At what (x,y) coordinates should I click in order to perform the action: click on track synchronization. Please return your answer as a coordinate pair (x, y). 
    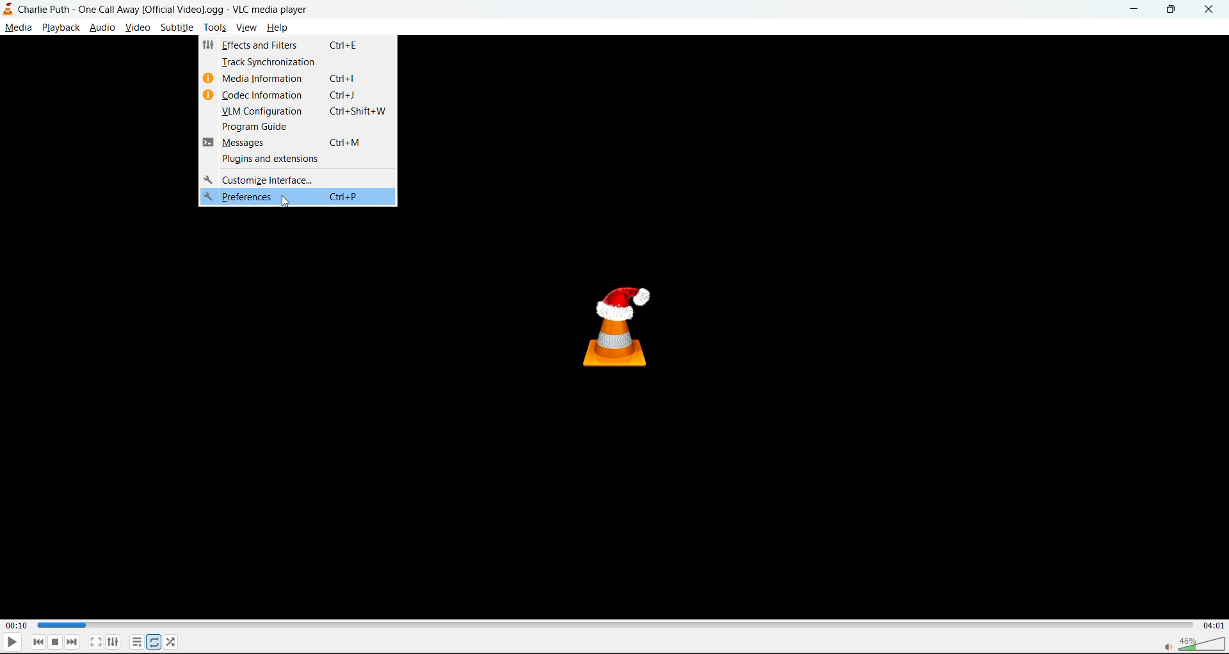
    Looking at the image, I should click on (300, 63).